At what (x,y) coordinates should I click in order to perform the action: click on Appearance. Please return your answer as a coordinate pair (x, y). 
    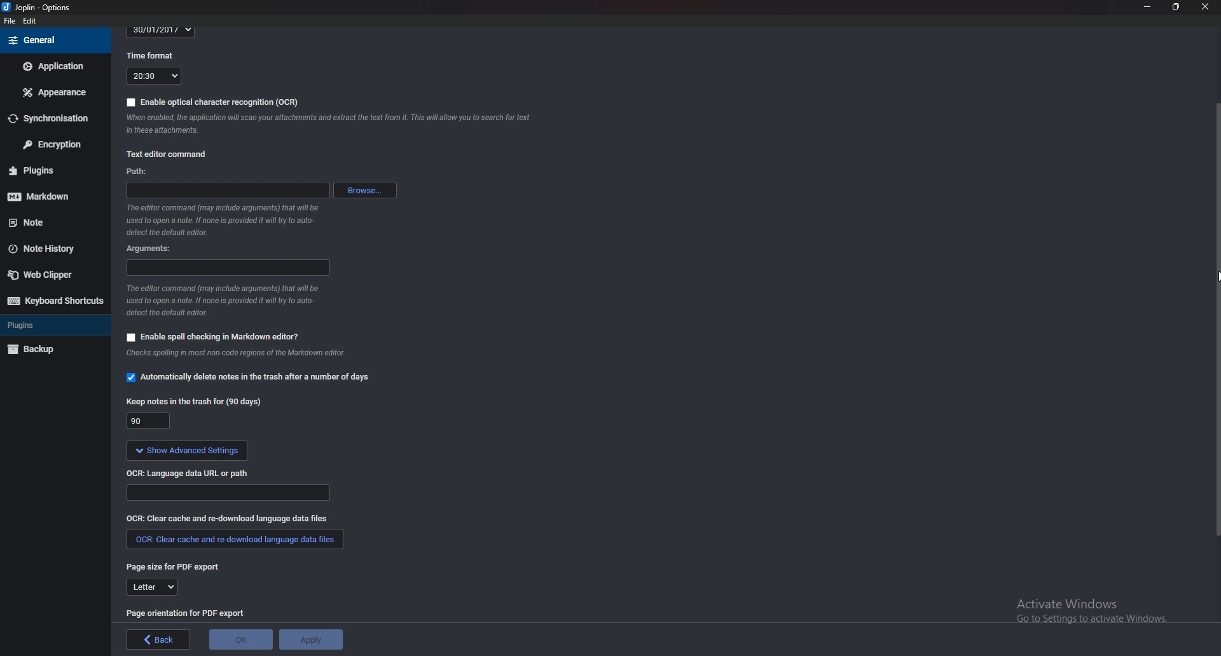
    Looking at the image, I should click on (53, 93).